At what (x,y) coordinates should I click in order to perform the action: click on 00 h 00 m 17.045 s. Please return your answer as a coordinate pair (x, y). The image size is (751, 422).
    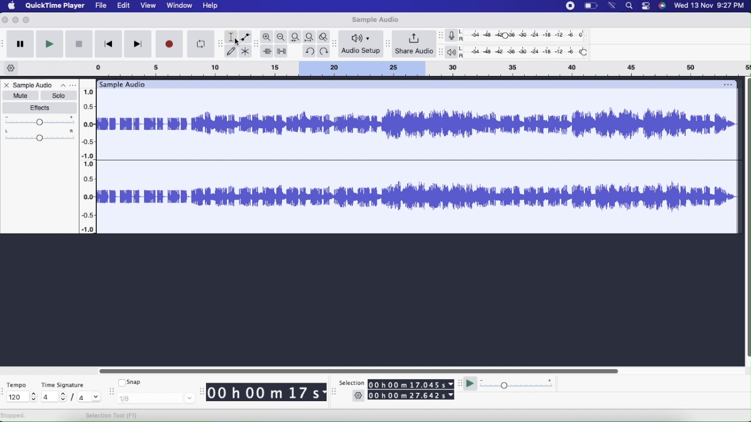
    Looking at the image, I should click on (411, 384).